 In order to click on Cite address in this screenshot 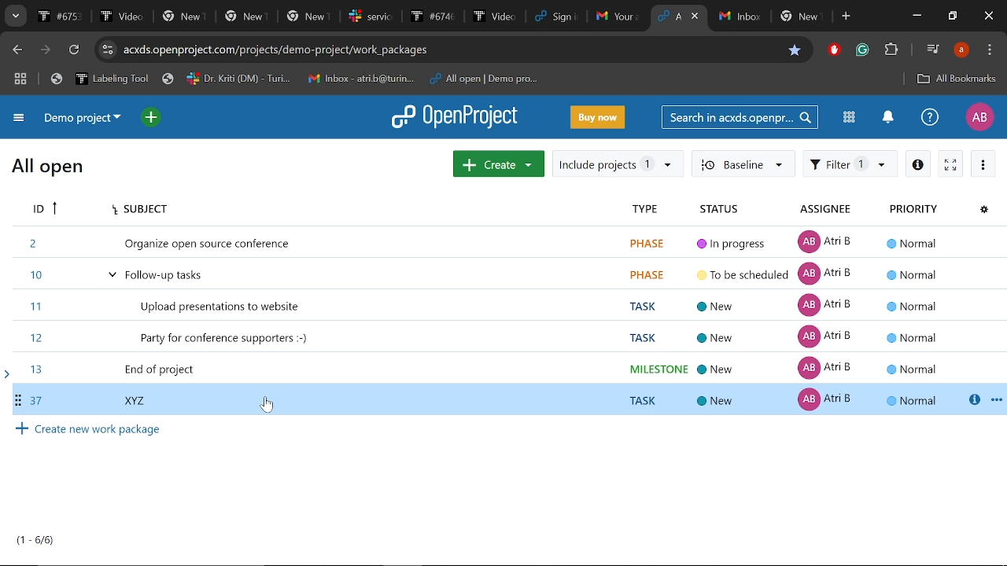, I will do `click(277, 51)`.